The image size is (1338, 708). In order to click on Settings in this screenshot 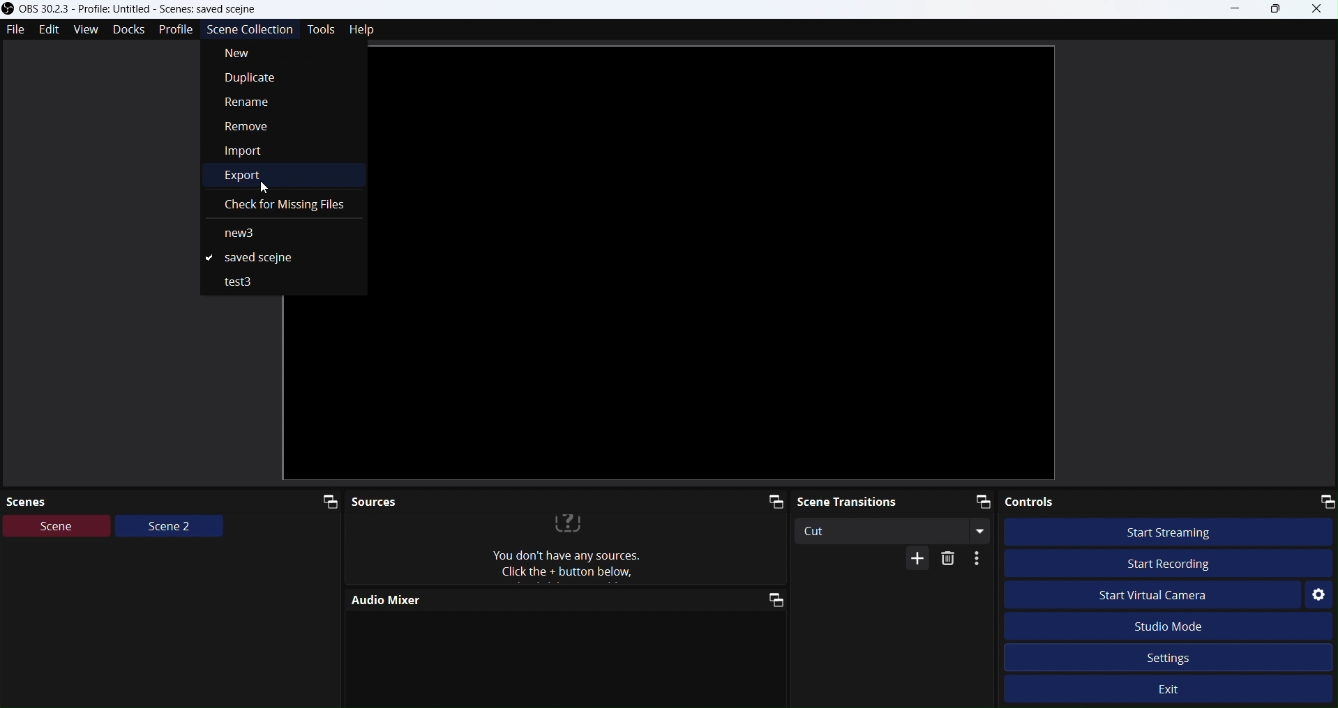, I will do `click(1318, 596)`.